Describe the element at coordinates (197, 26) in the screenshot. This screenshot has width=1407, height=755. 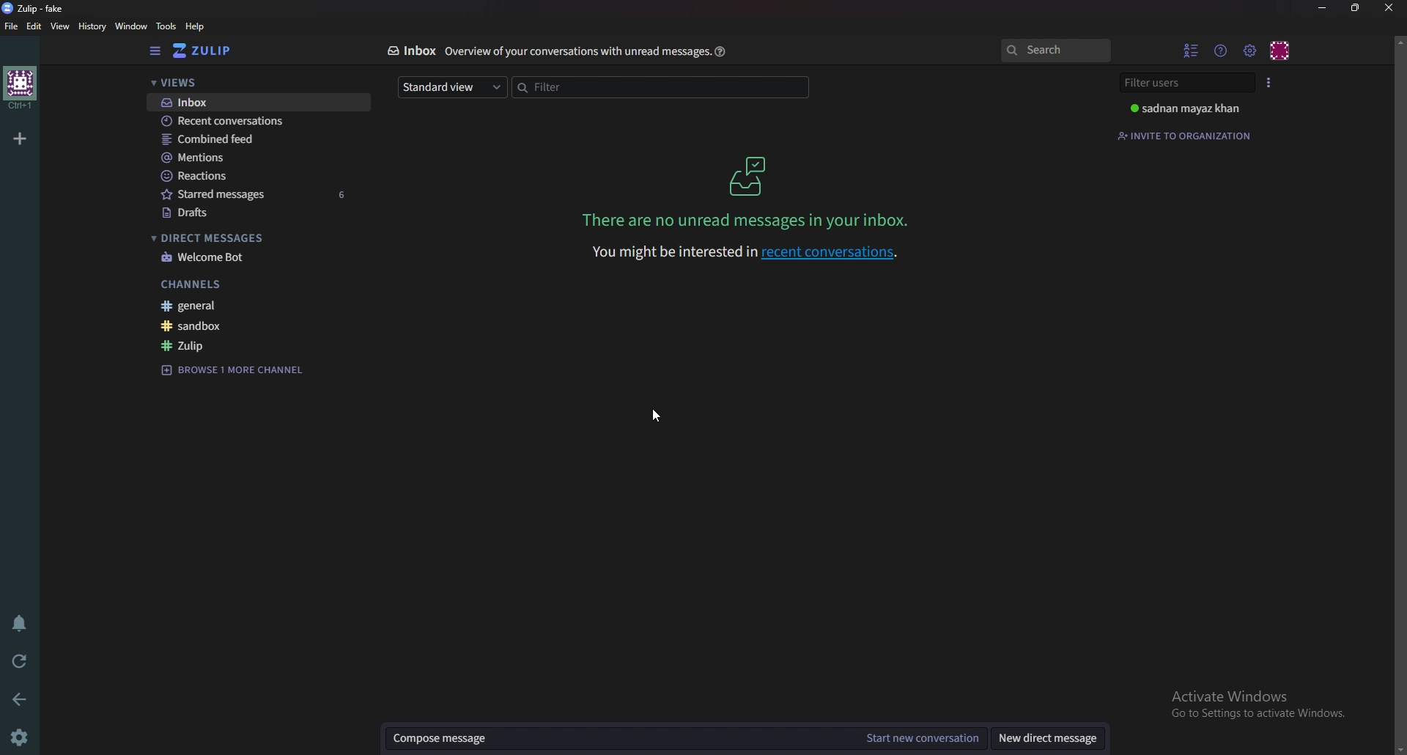
I see `help` at that location.